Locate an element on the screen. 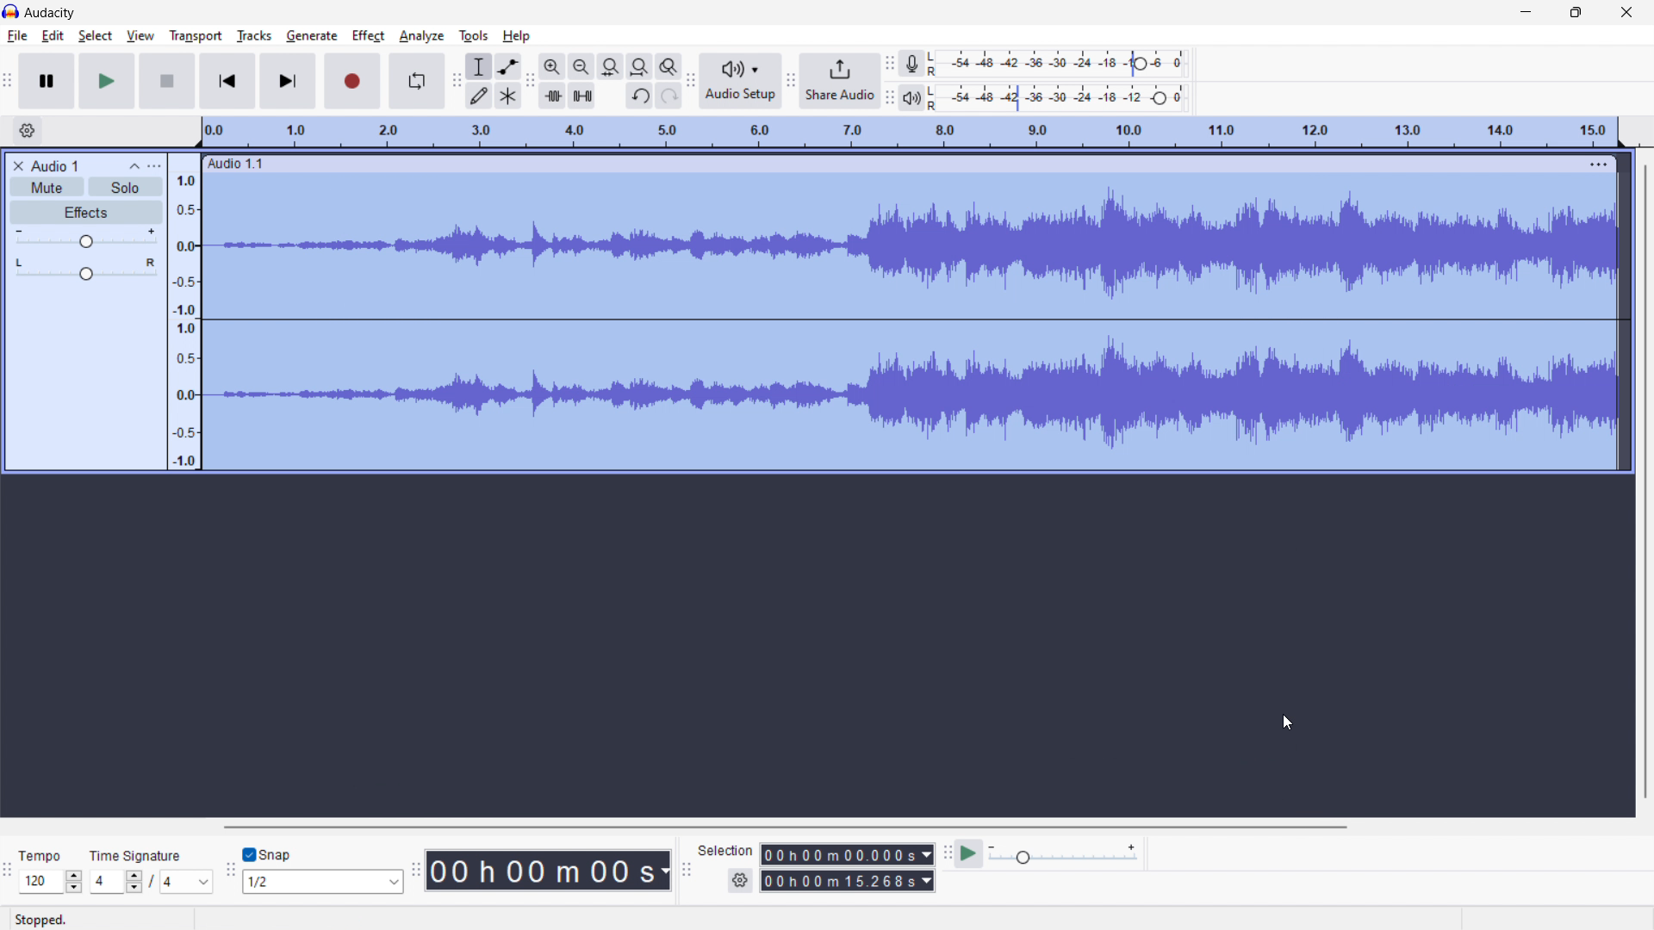 This screenshot has width=1654, height=930. playback meter toolbar is located at coordinates (890, 96).